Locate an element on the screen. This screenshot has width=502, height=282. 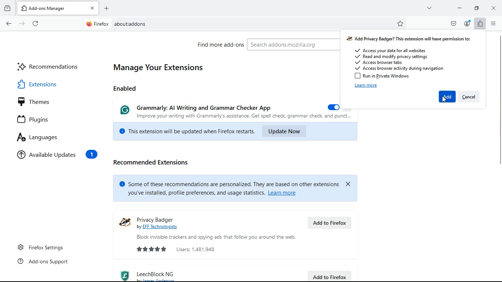
learn more is located at coordinates (366, 86).